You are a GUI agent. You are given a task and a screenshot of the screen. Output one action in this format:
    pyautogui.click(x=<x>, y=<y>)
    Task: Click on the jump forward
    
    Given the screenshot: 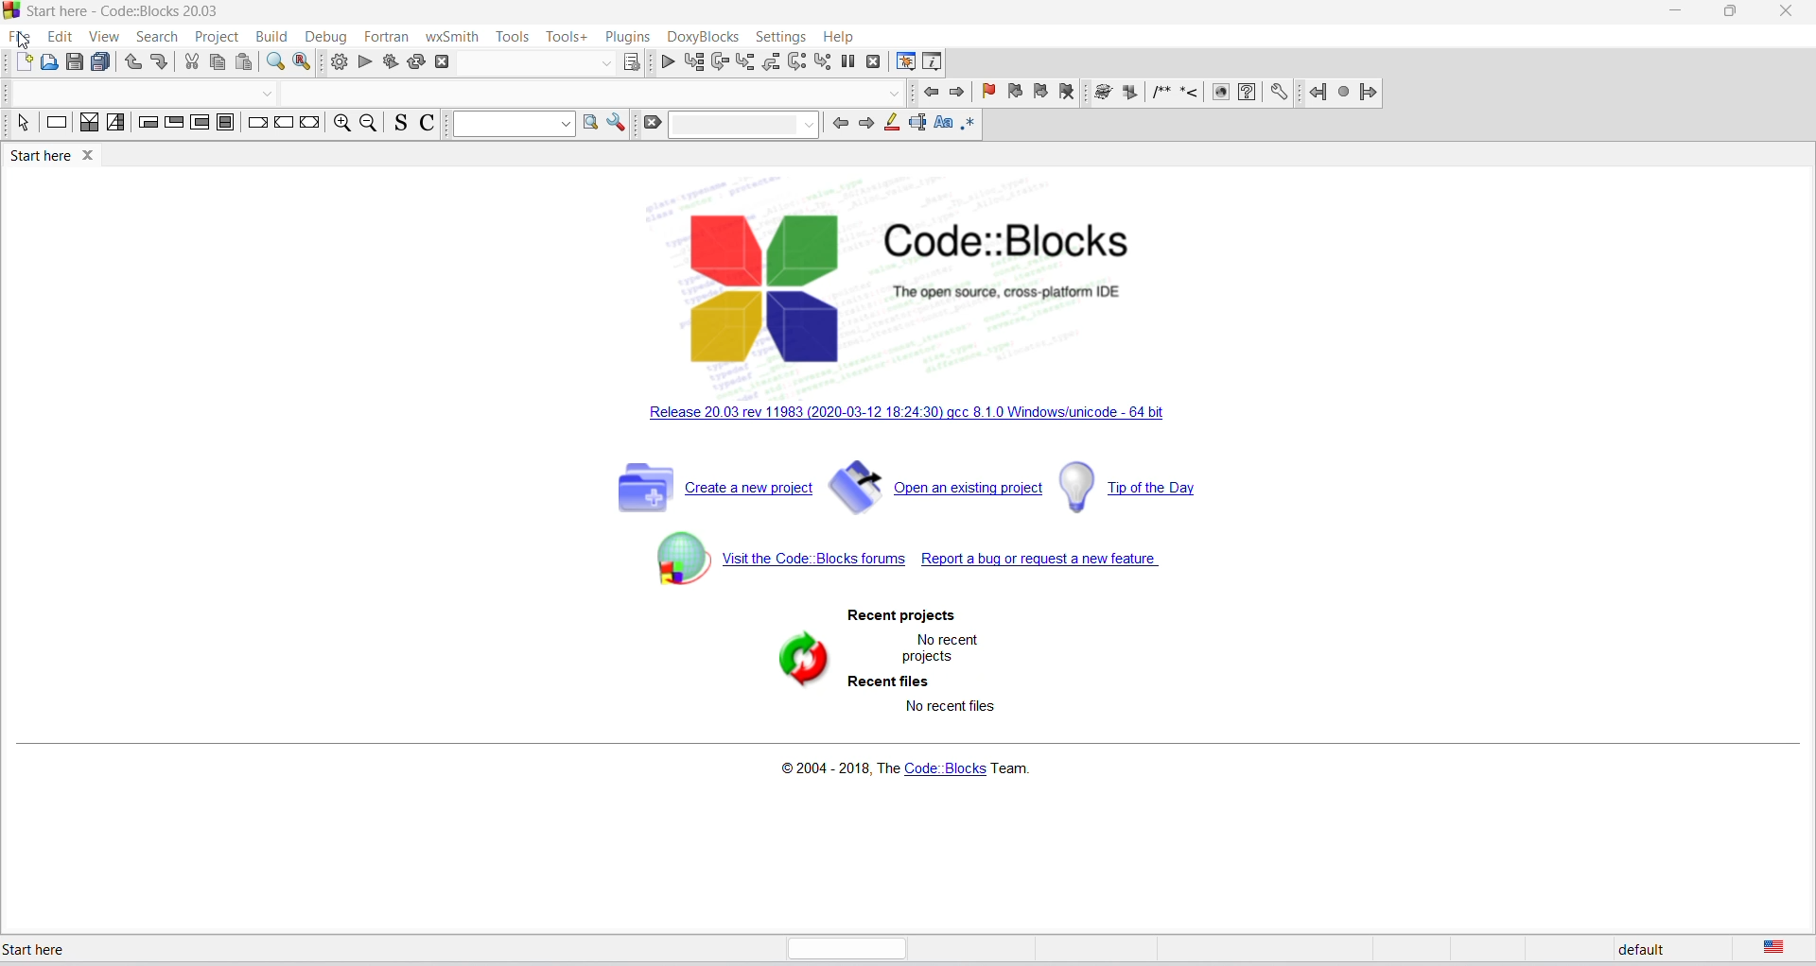 What is the action you would take?
    pyautogui.click(x=1367, y=91)
    